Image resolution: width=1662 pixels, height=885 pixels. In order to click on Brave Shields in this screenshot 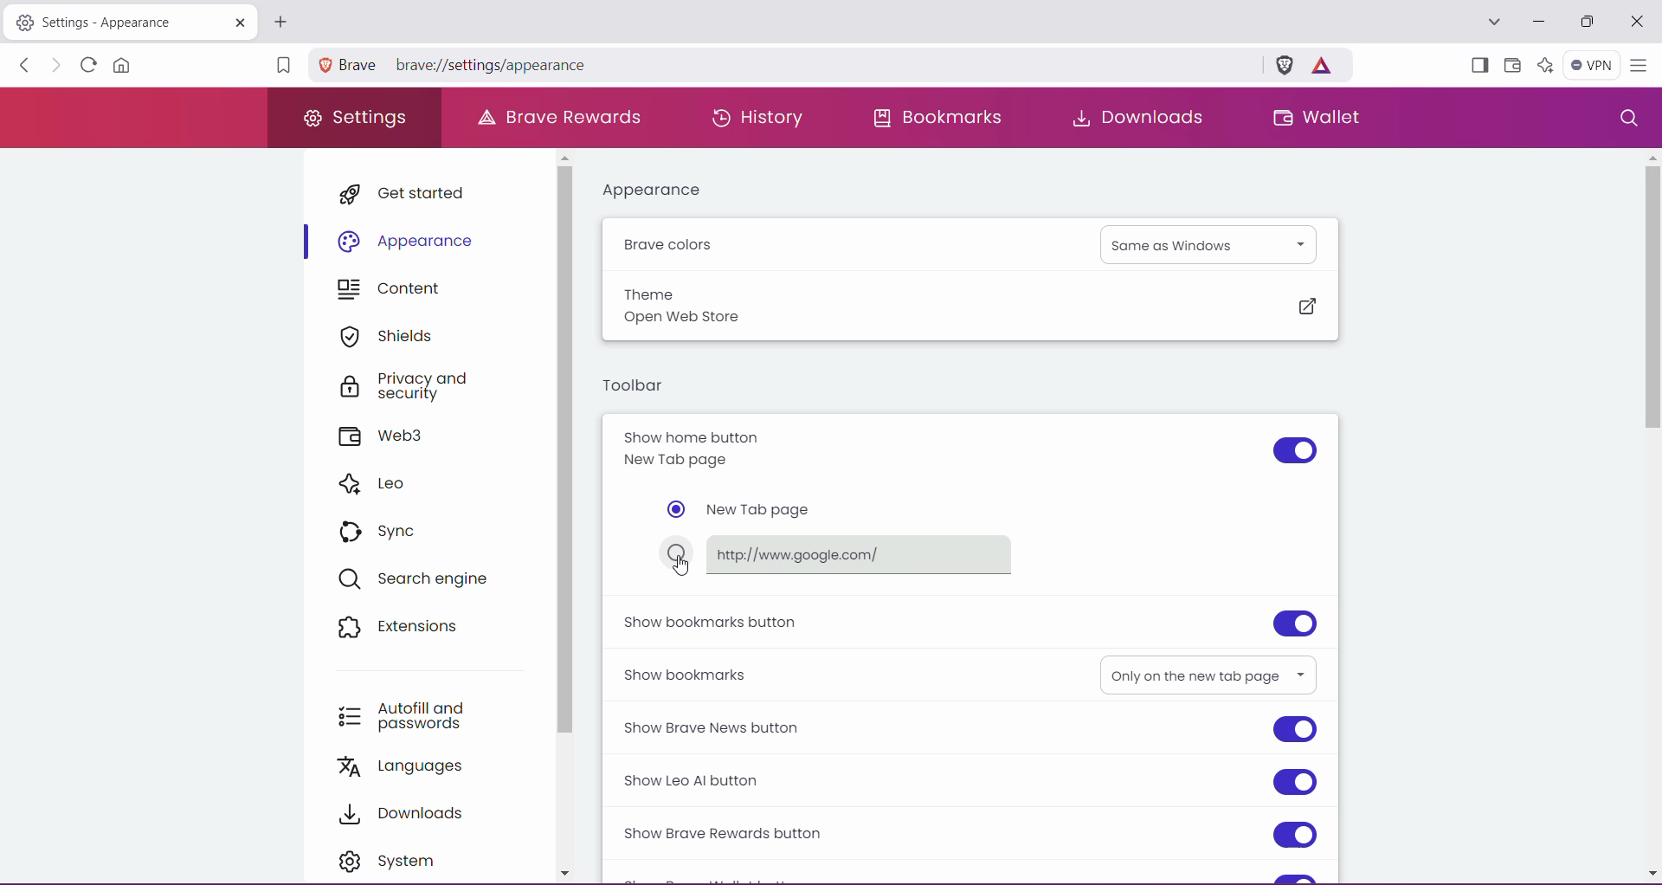, I will do `click(1285, 63)`.